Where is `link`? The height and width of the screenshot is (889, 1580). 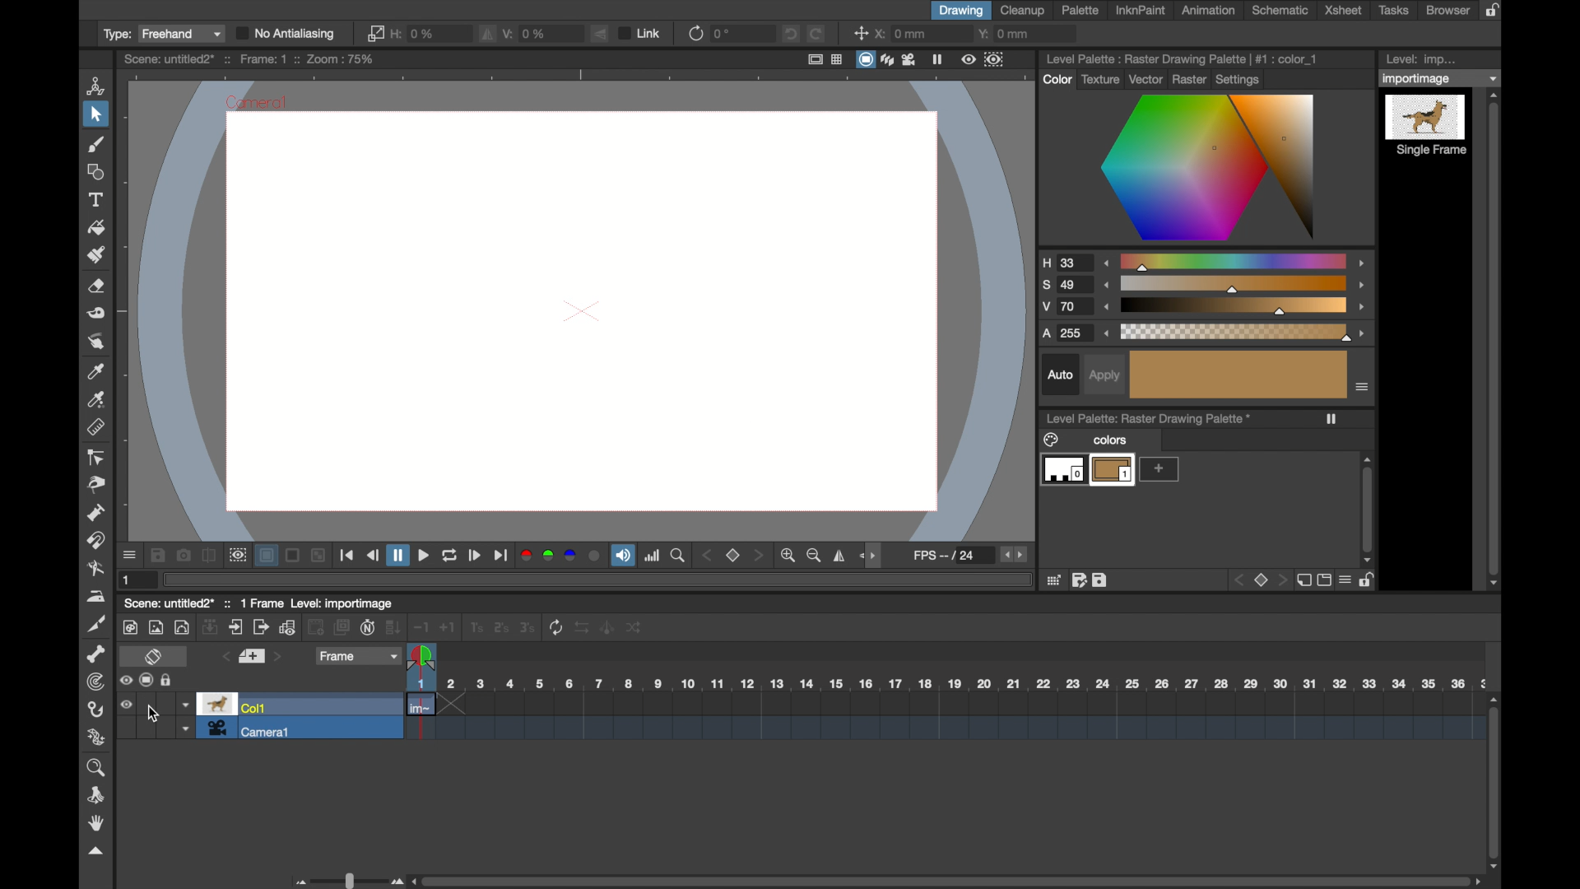
link is located at coordinates (641, 33).